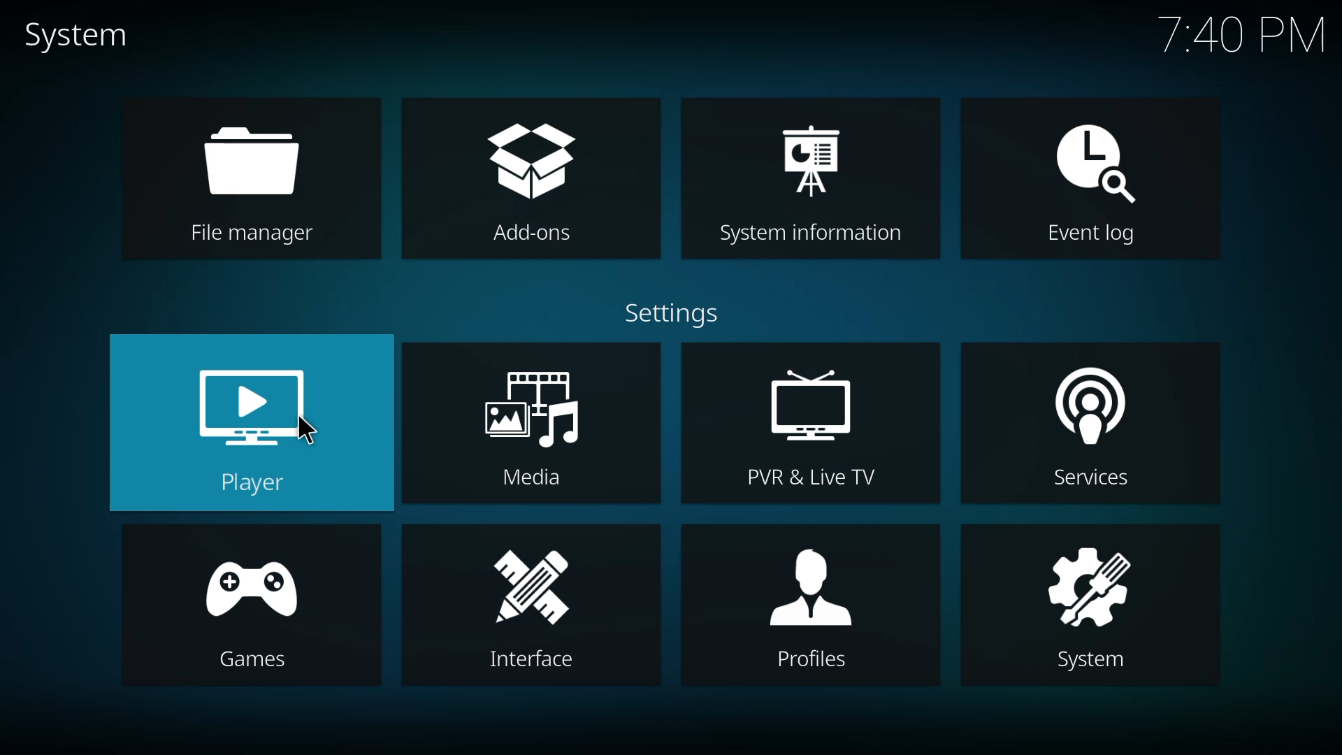  I want to click on services, so click(1083, 429).